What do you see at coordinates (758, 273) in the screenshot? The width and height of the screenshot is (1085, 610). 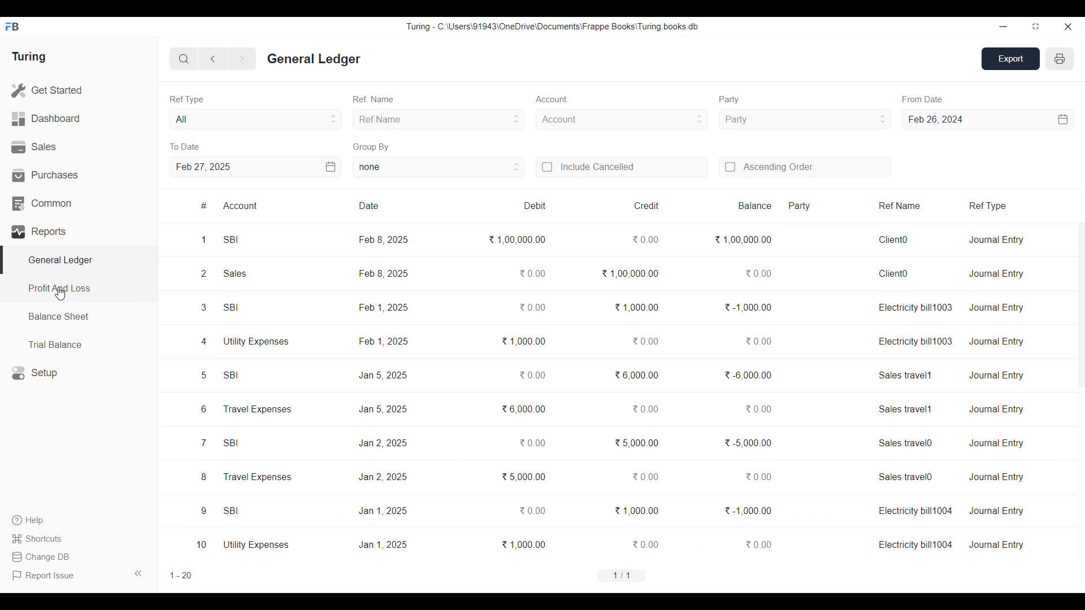 I see `0.00` at bounding box center [758, 273].